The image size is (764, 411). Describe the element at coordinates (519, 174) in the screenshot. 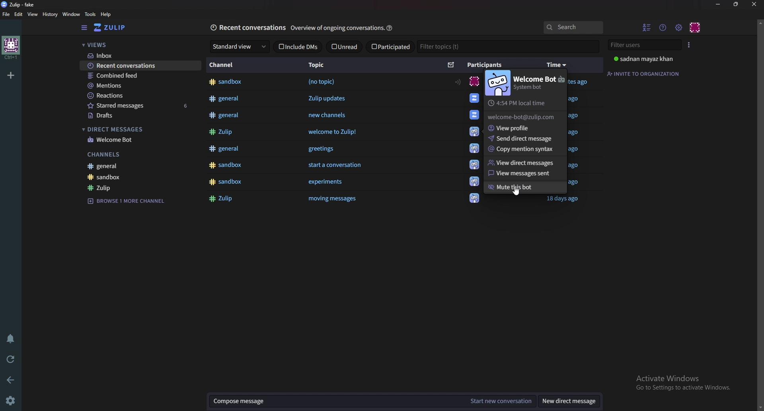

I see `View messages sent` at that location.